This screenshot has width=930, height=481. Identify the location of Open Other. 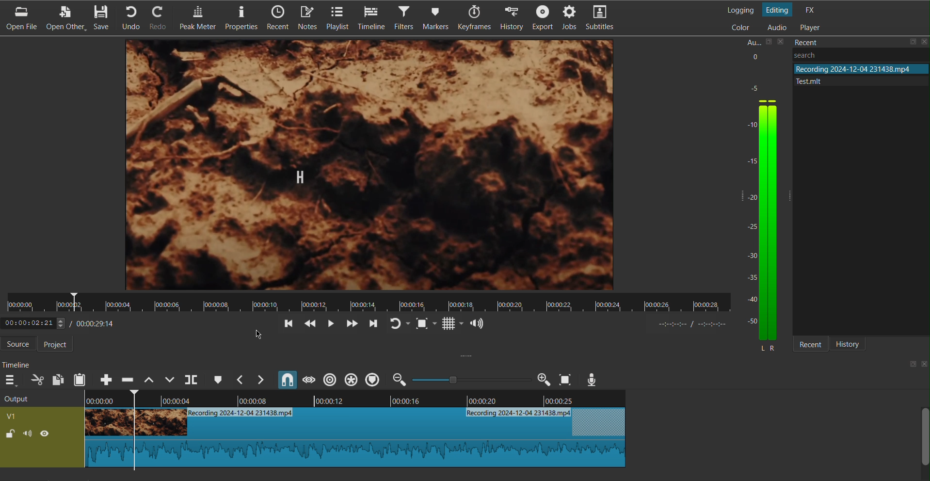
(67, 17).